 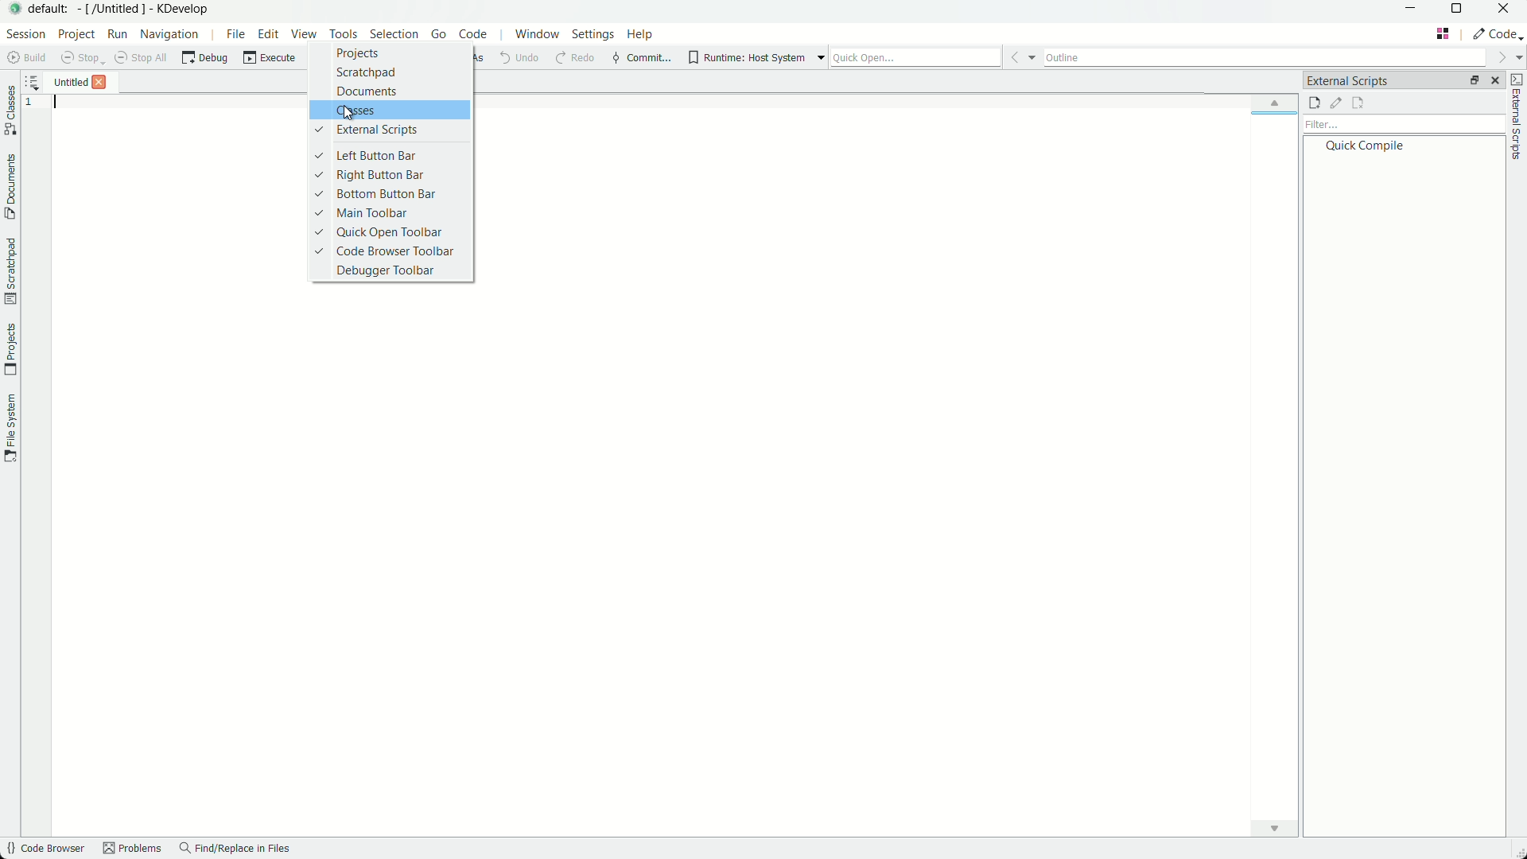 I want to click on projects, so click(x=10, y=348).